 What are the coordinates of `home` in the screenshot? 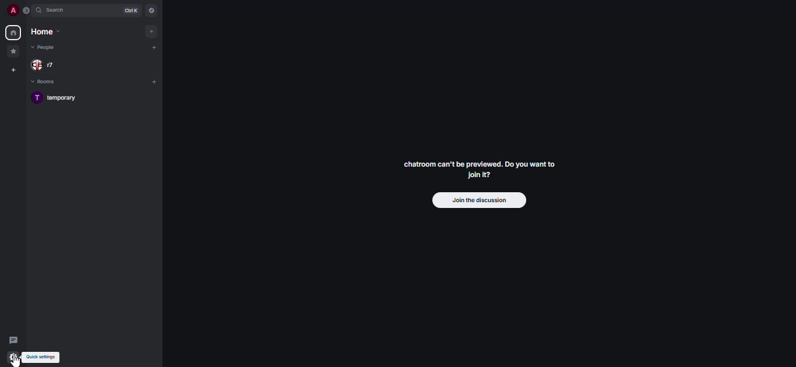 It's located at (13, 33).